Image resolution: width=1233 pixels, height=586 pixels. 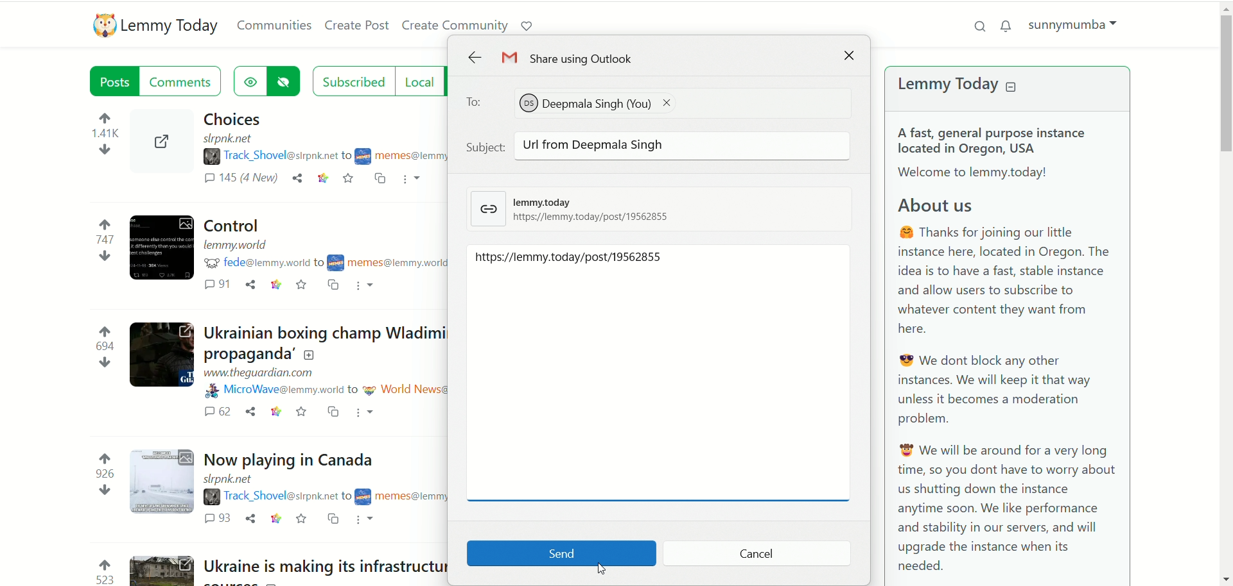 I want to click on cross post, so click(x=333, y=284).